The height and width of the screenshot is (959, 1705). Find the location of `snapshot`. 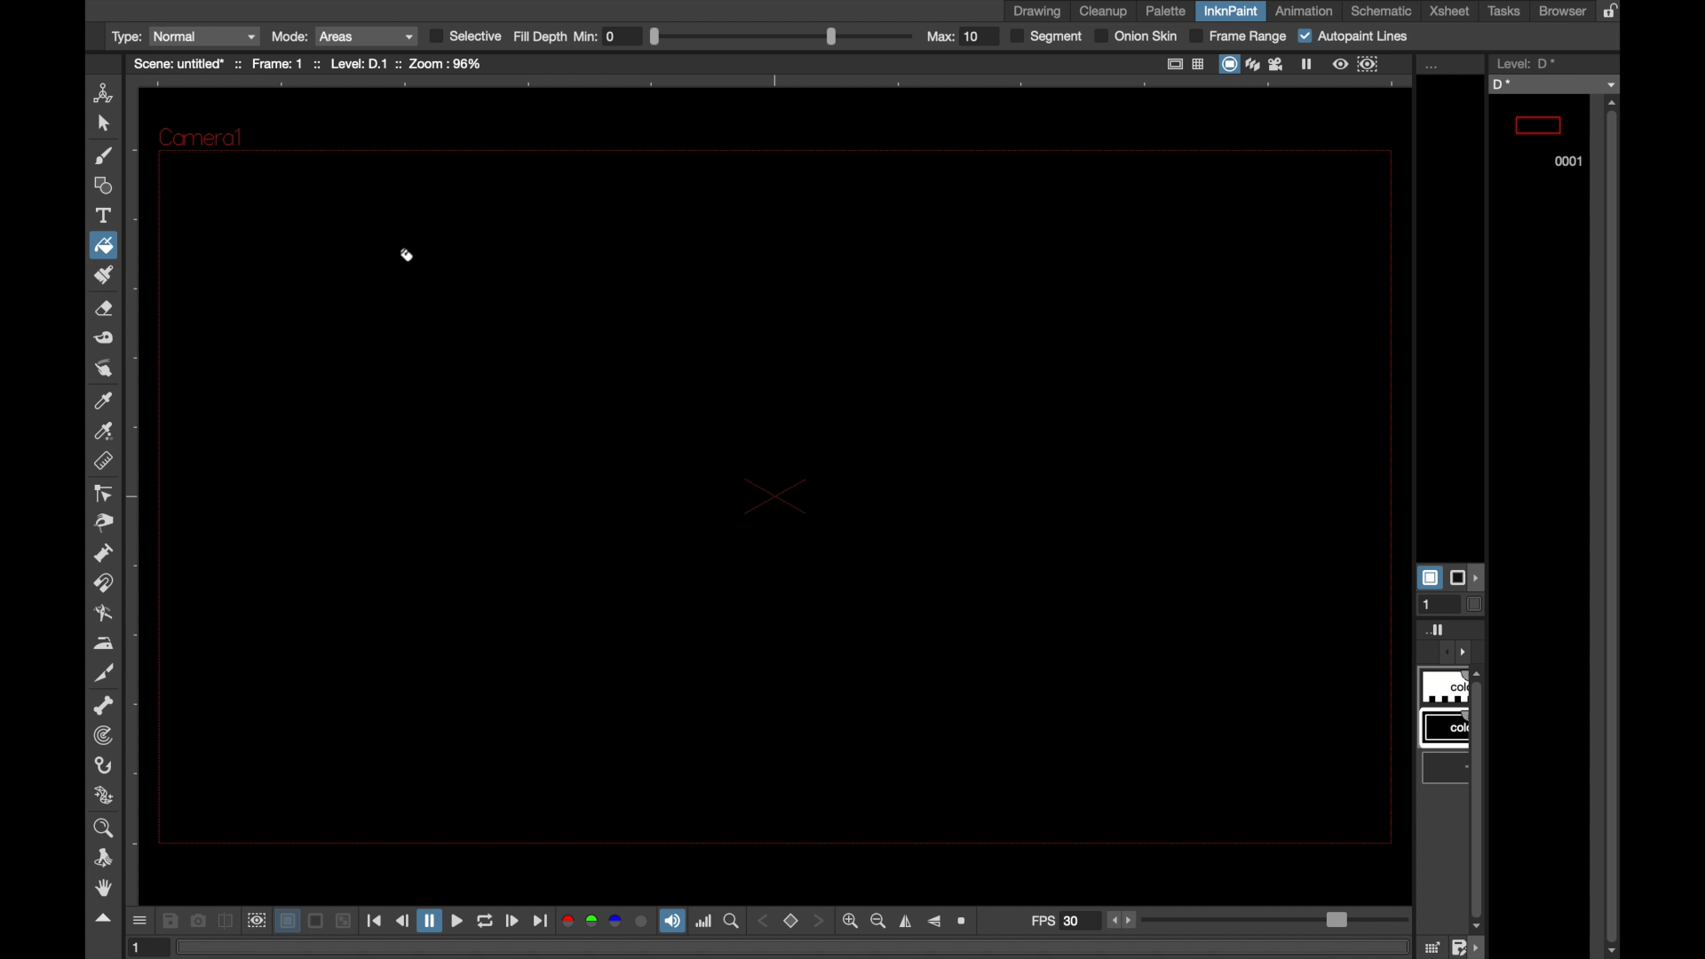

snapshot is located at coordinates (199, 921).